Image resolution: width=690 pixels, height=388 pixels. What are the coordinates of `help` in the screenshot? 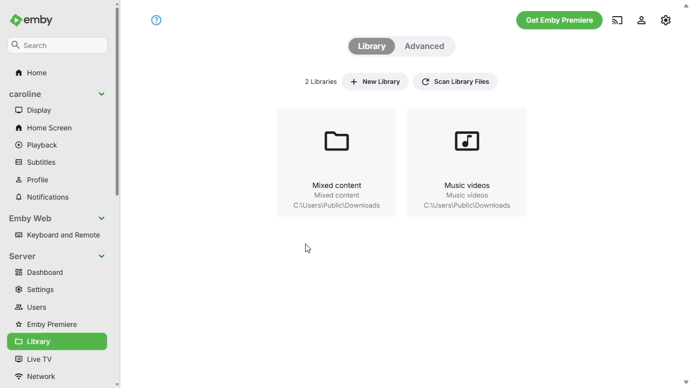 It's located at (157, 20).